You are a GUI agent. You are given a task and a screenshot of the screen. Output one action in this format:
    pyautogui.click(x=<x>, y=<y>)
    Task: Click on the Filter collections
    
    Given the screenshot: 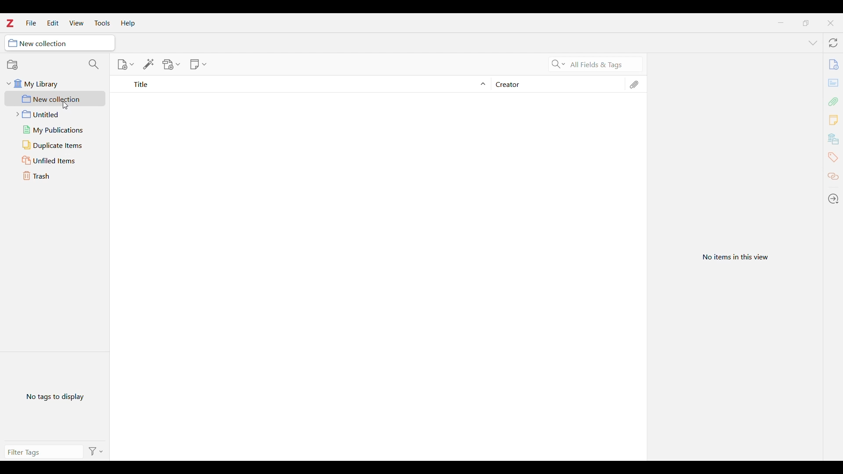 What is the action you would take?
    pyautogui.click(x=94, y=64)
    